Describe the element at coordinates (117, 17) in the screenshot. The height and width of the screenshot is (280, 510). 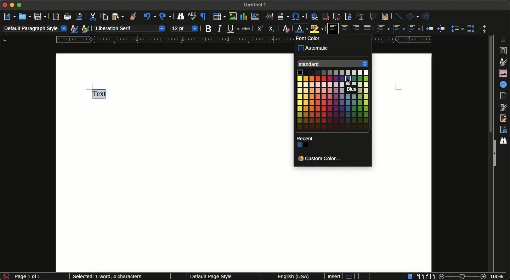
I see `Paste` at that location.